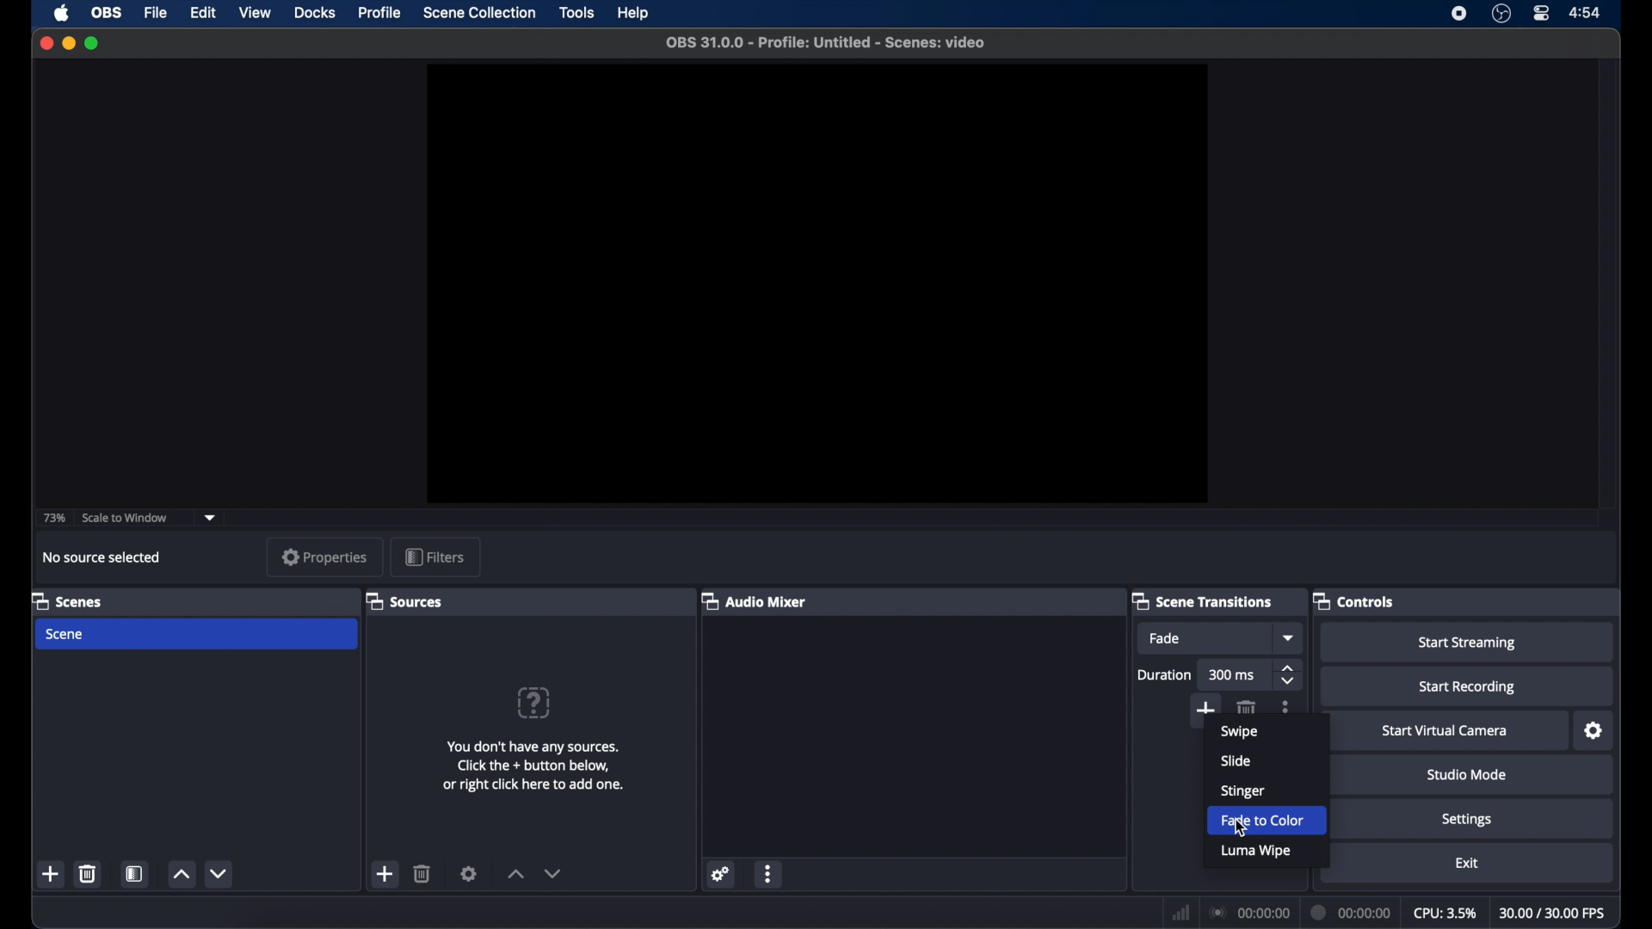 The height and width of the screenshot is (929, 1652). What do you see at coordinates (1445, 914) in the screenshot?
I see `cpu` at bounding box center [1445, 914].